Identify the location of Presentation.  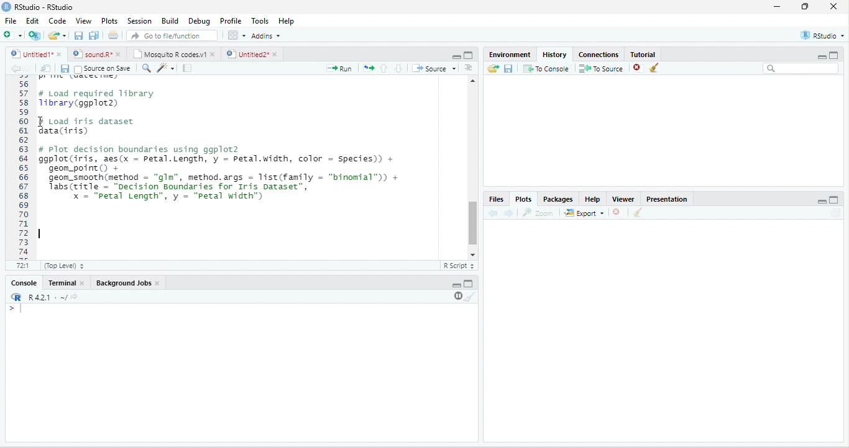
(668, 199).